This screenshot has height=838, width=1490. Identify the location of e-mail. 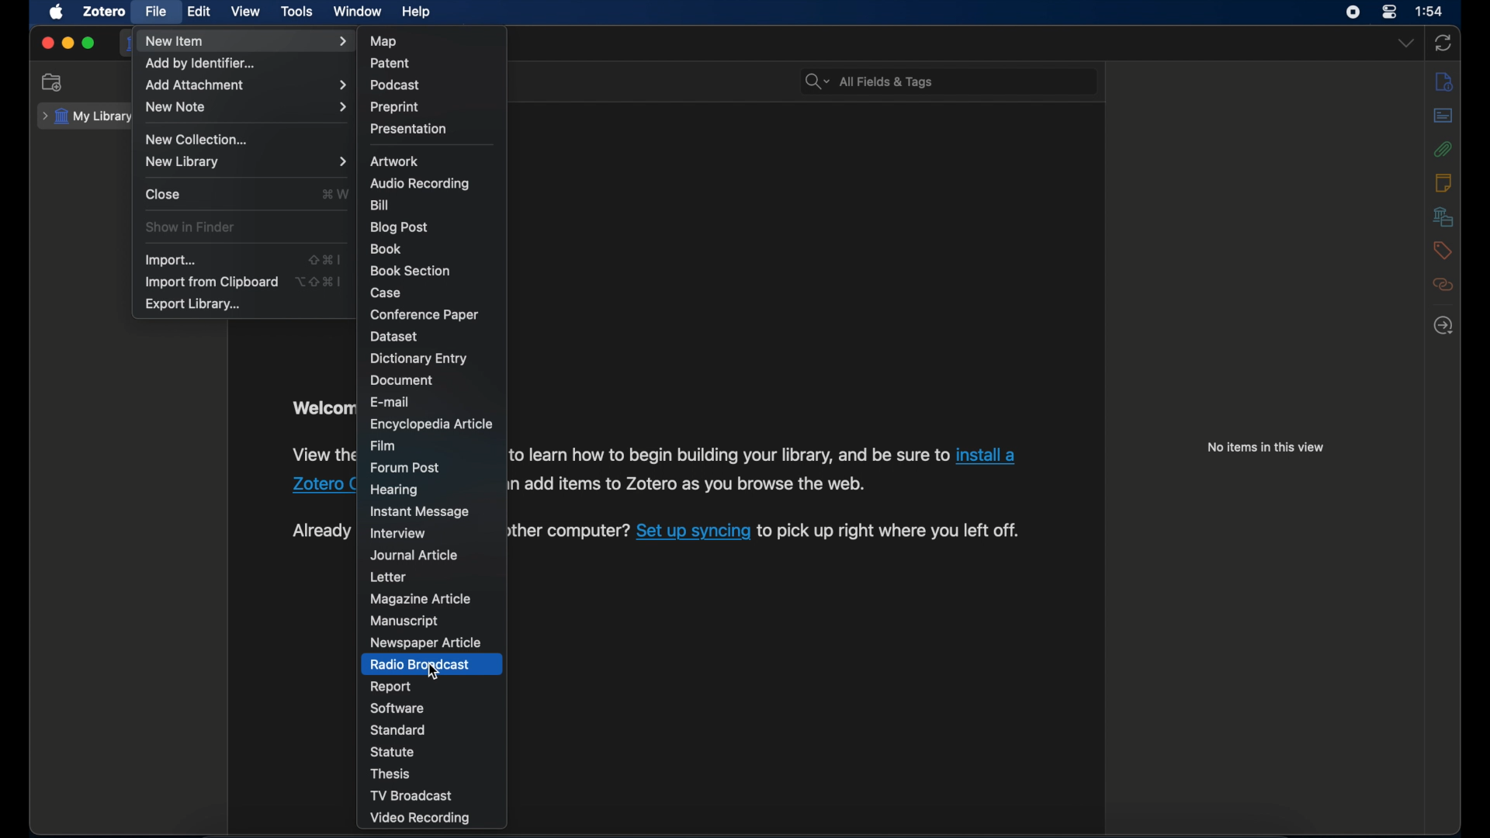
(392, 401).